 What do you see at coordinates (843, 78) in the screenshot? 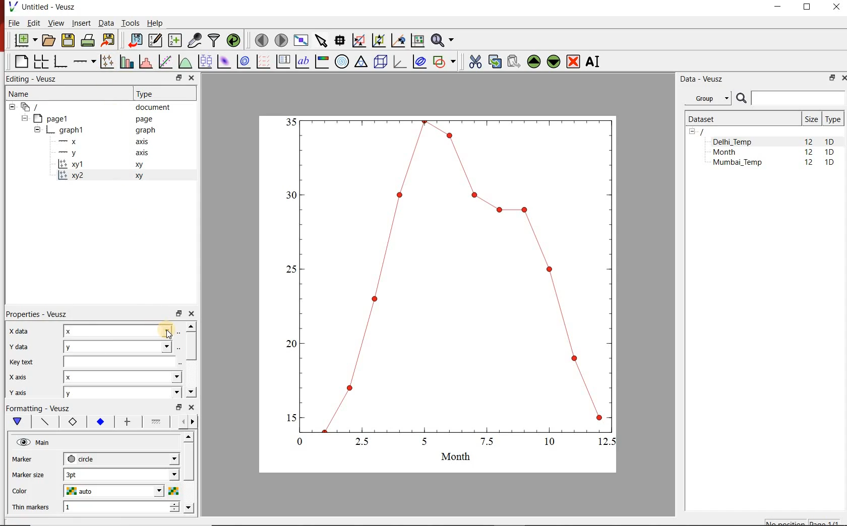
I see `CLOSE` at bounding box center [843, 78].